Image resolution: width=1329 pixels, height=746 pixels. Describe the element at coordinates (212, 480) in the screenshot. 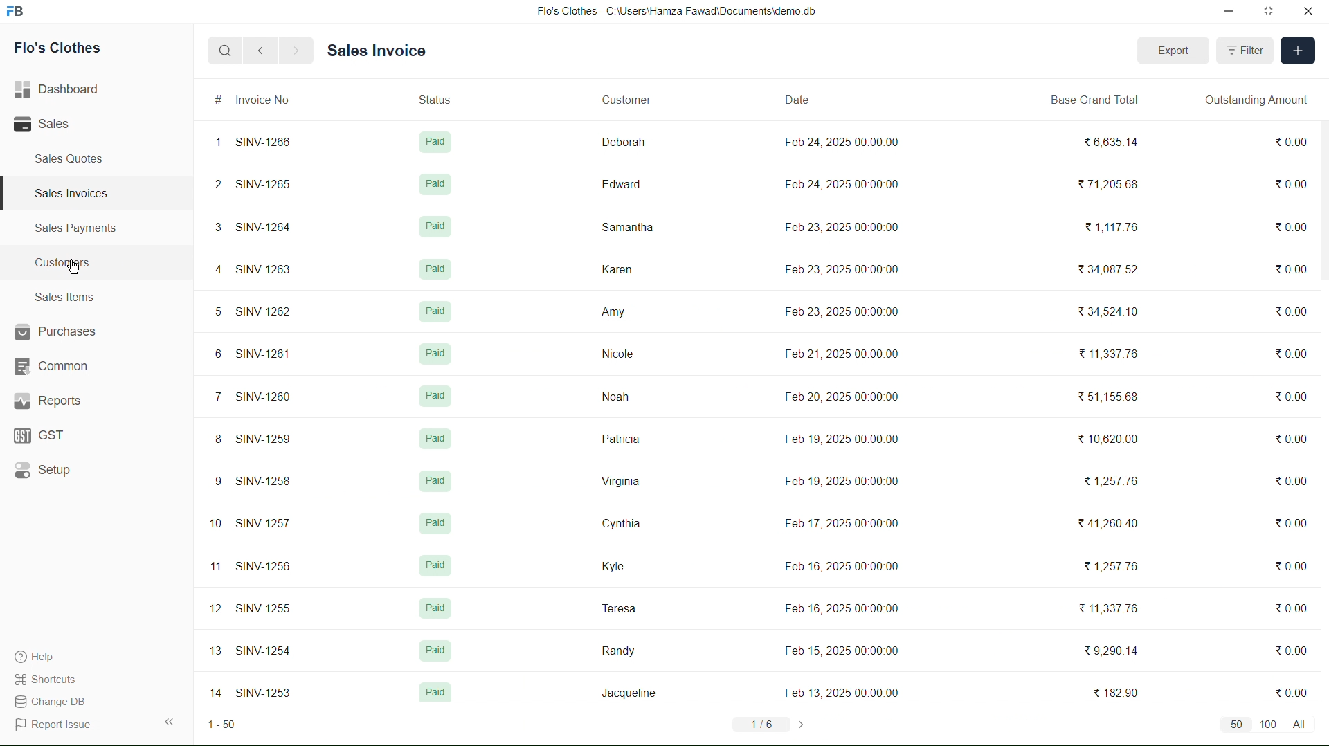

I see `9` at that location.